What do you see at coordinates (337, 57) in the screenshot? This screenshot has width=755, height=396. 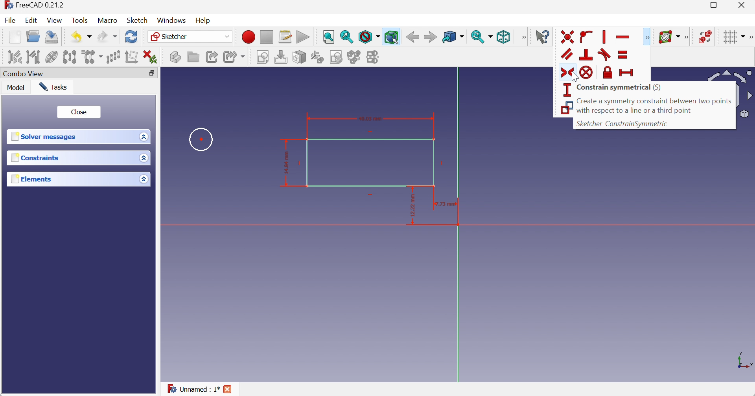 I see `Validate sketch` at bounding box center [337, 57].